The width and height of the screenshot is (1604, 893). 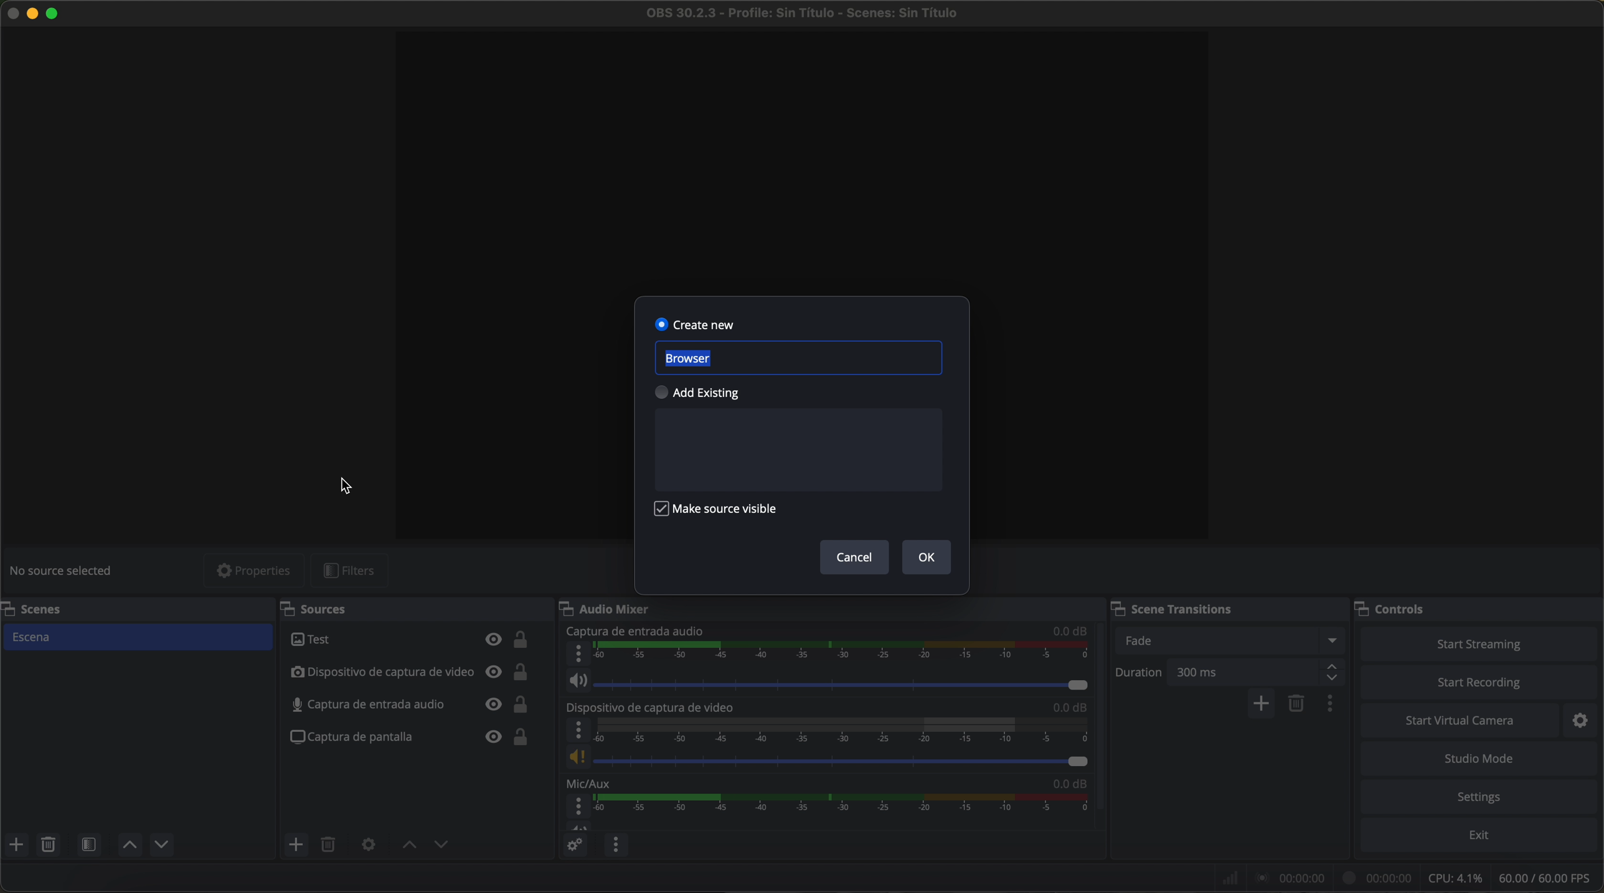 I want to click on OK button, so click(x=927, y=557).